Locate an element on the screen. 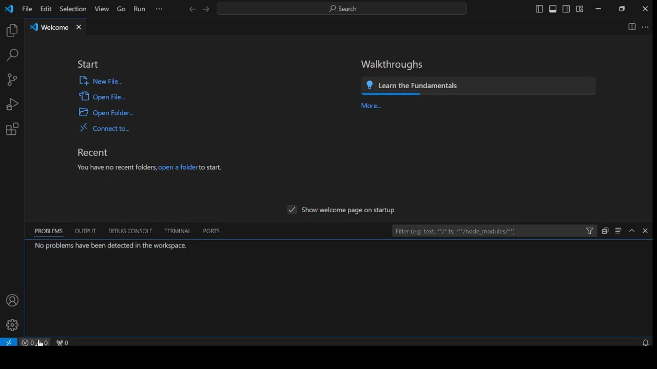 This screenshot has height=369, width=657. no problems have been detected in the workplace is located at coordinates (112, 246).